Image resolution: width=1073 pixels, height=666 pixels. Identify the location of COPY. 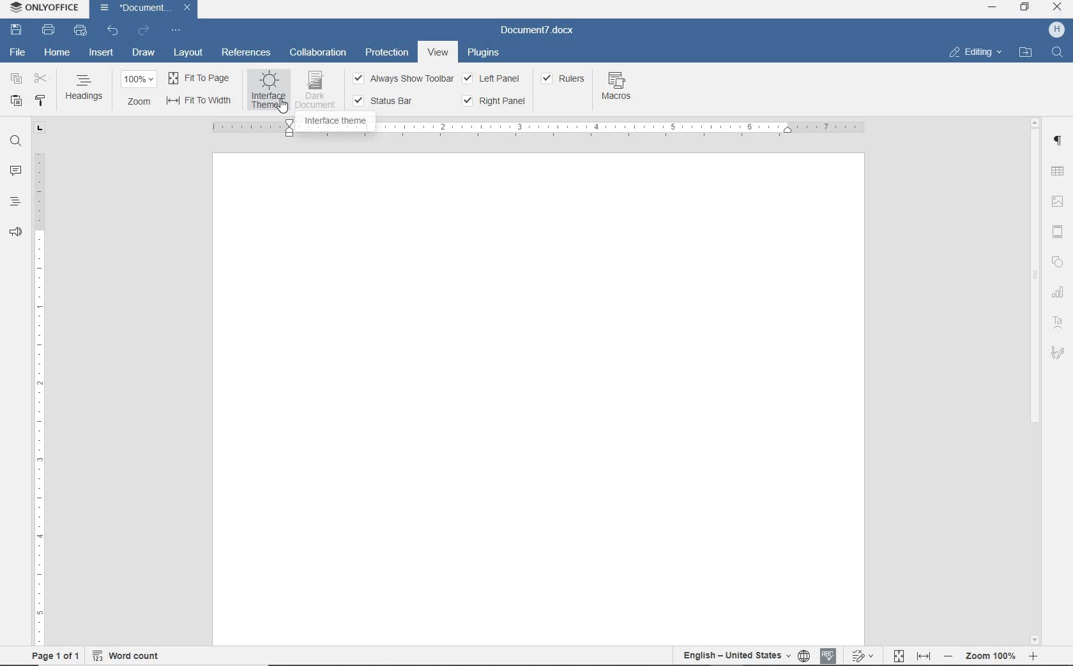
(16, 80).